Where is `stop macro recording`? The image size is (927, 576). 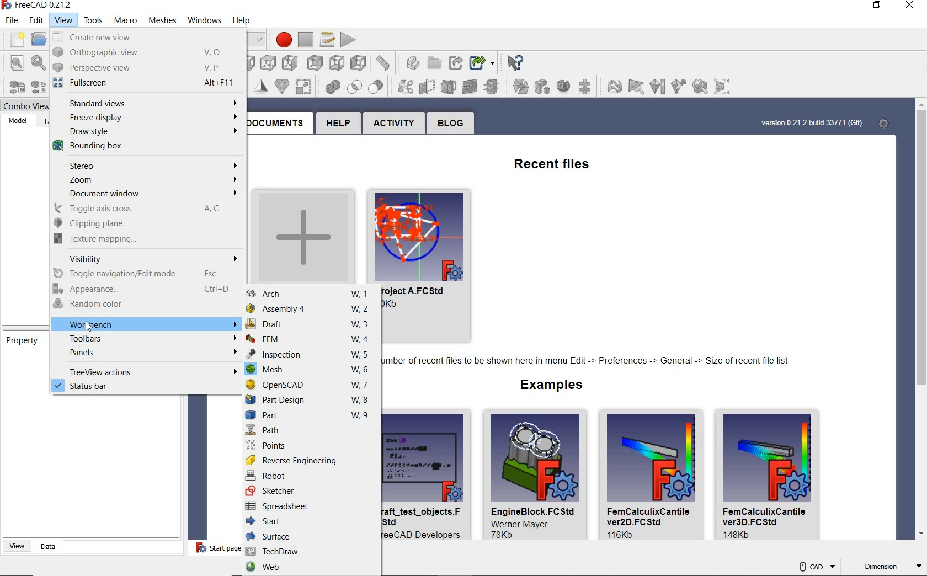
stop macro recording is located at coordinates (307, 36).